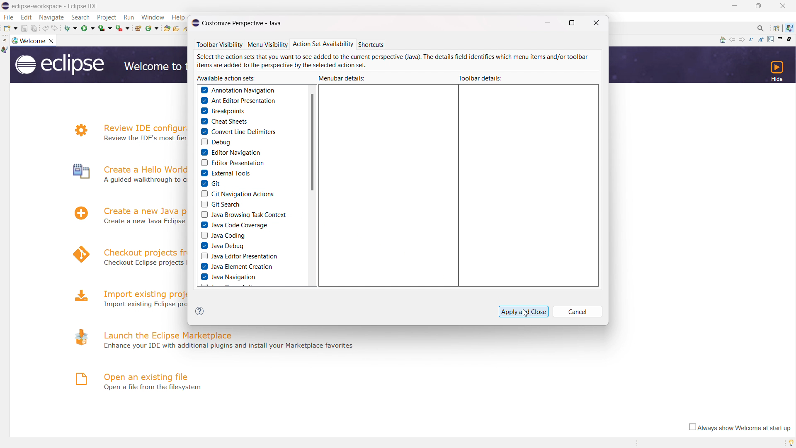  What do you see at coordinates (34, 28) in the screenshot?
I see `save all` at bounding box center [34, 28].